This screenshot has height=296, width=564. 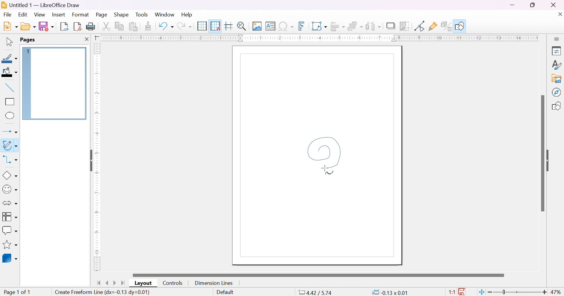 What do you see at coordinates (9, 72) in the screenshot?
I see `fill color` at bounding box center [9, 72].